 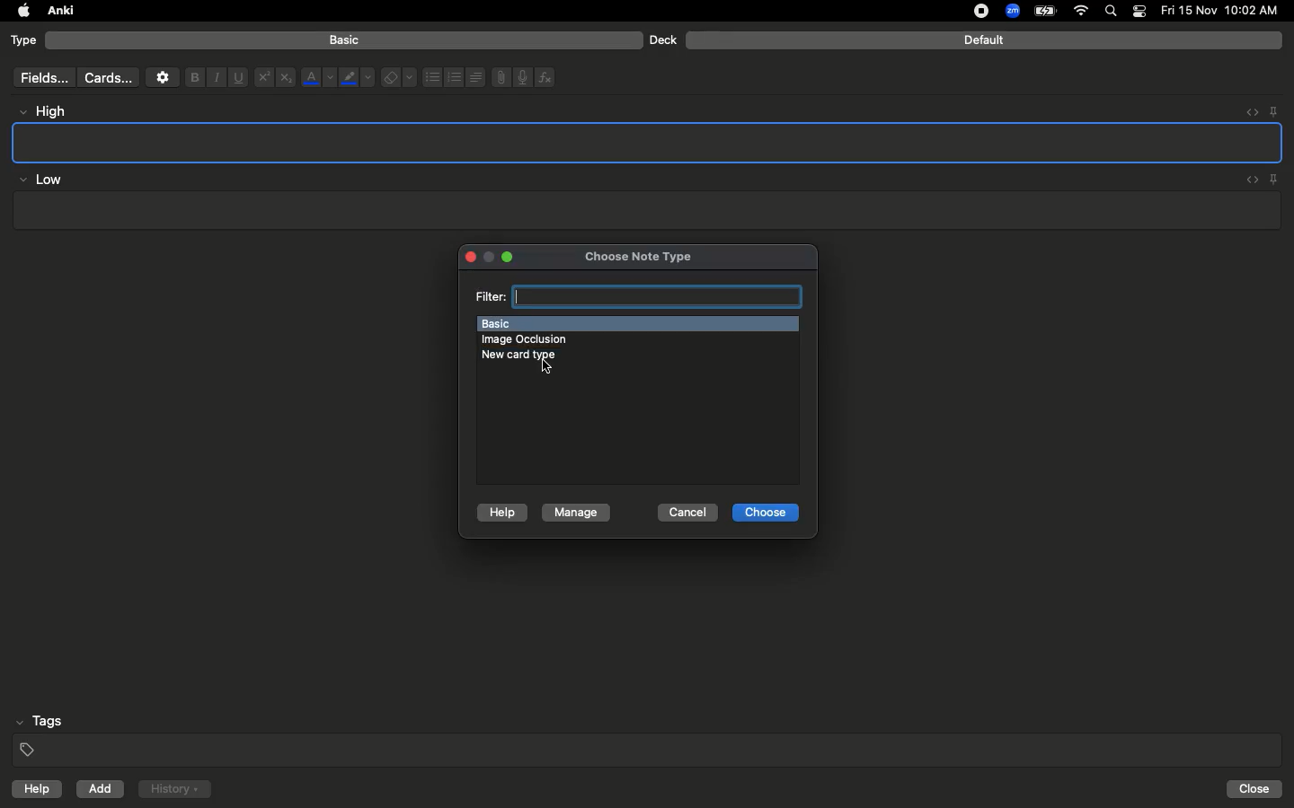 I want to click on Default, so click(x=984, y=40).